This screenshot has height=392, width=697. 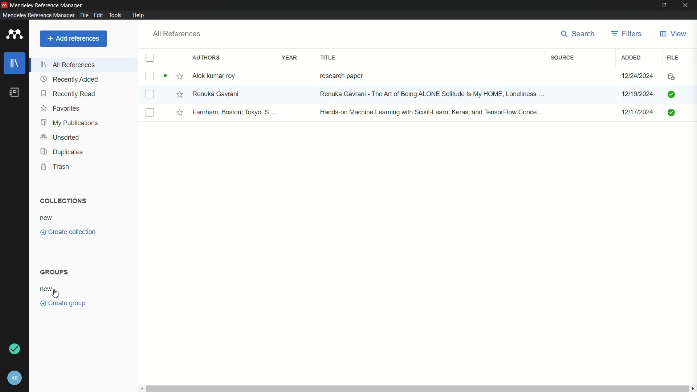 I want to click on minimize, so click(x=643, y=5).